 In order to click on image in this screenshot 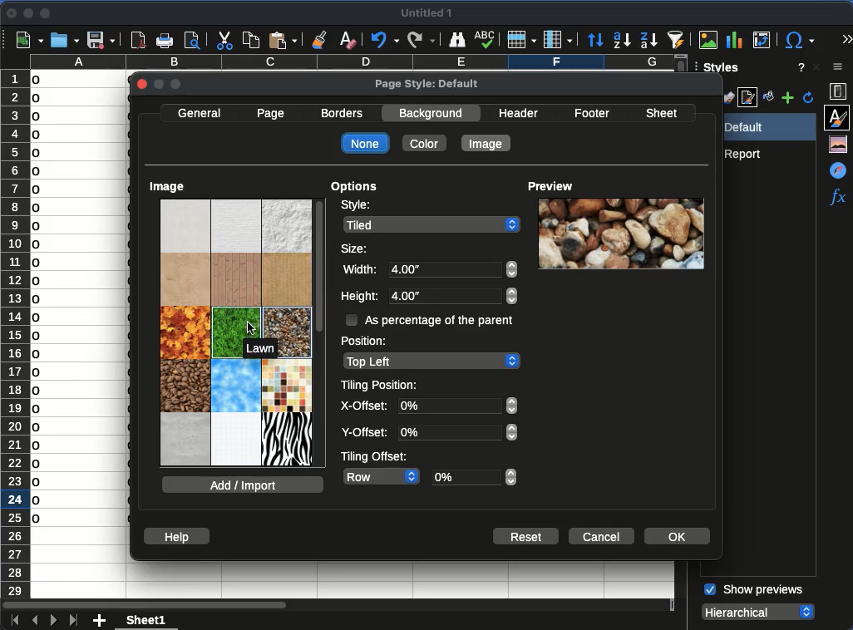, I will do `click(622, 234)`.